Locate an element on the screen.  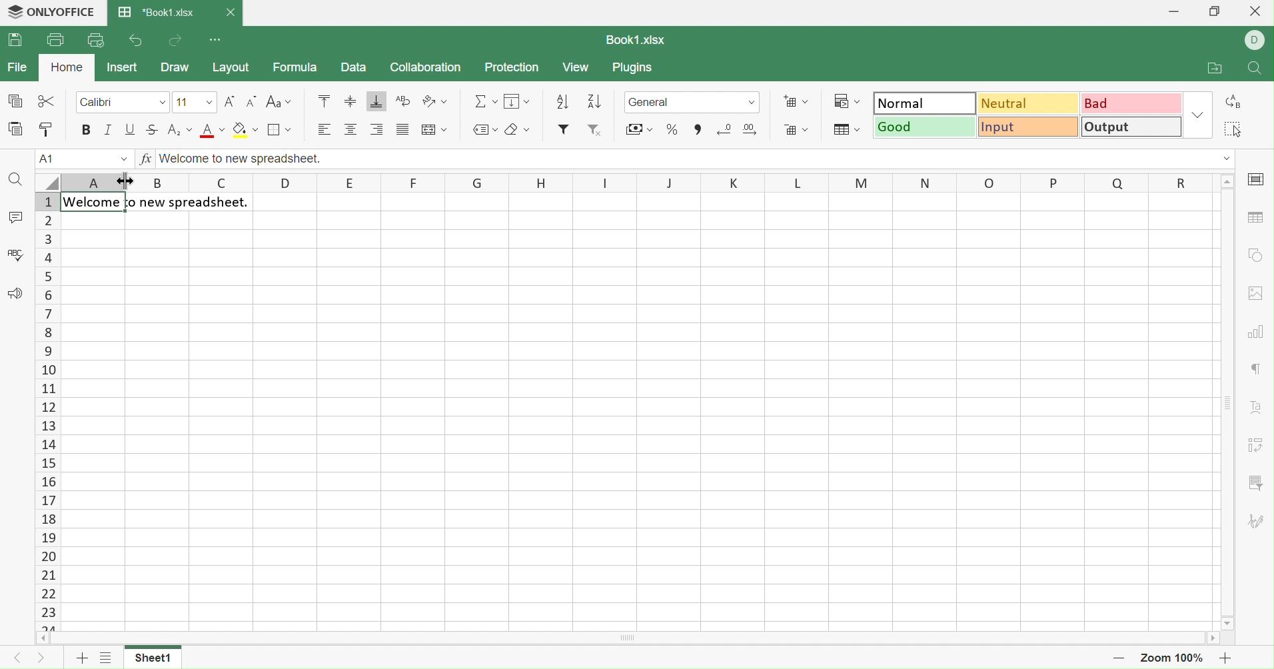
Draw is located at coordinates (176, 69).